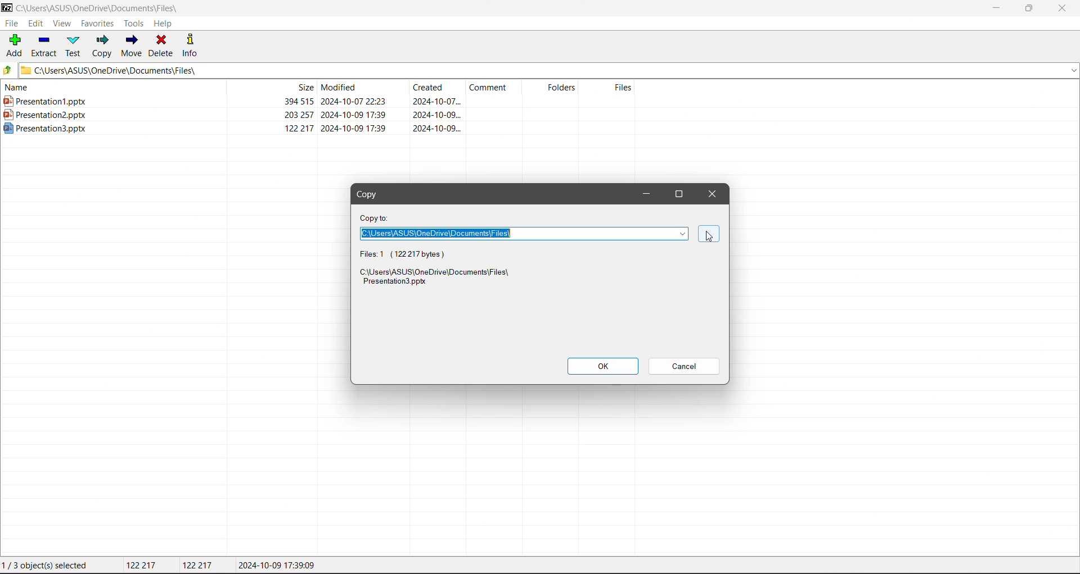 The height and width of the screenshot is (574, 1080). What do you see at coordinates (10, 70) in the screenshot?
I see `Move Up one level` at bounding box center [10, 70].